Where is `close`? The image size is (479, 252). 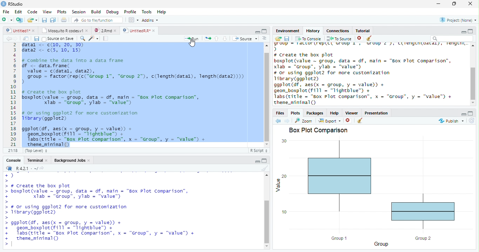
close is located at coordinates (154, 30).